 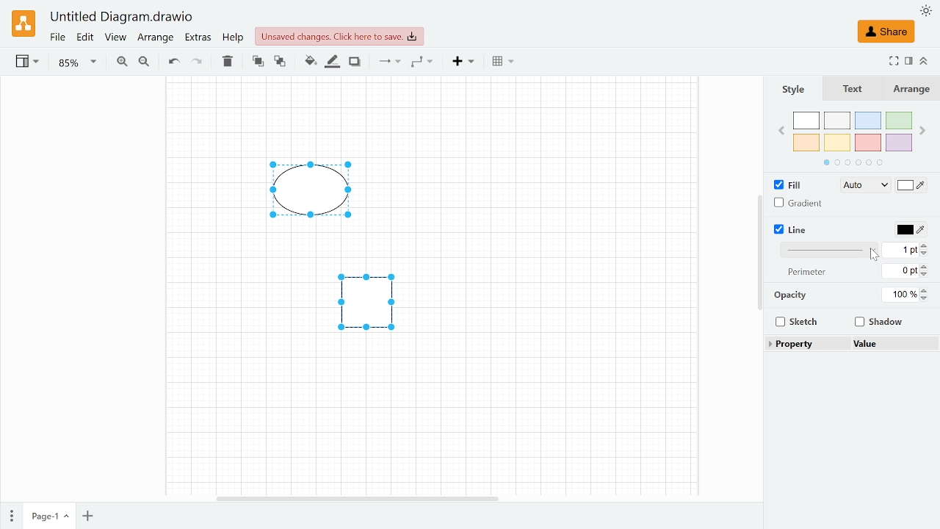 What do you see at coordinates (886, 32) in the screenshot?
I see `Share` at bounding box center [886, 32].